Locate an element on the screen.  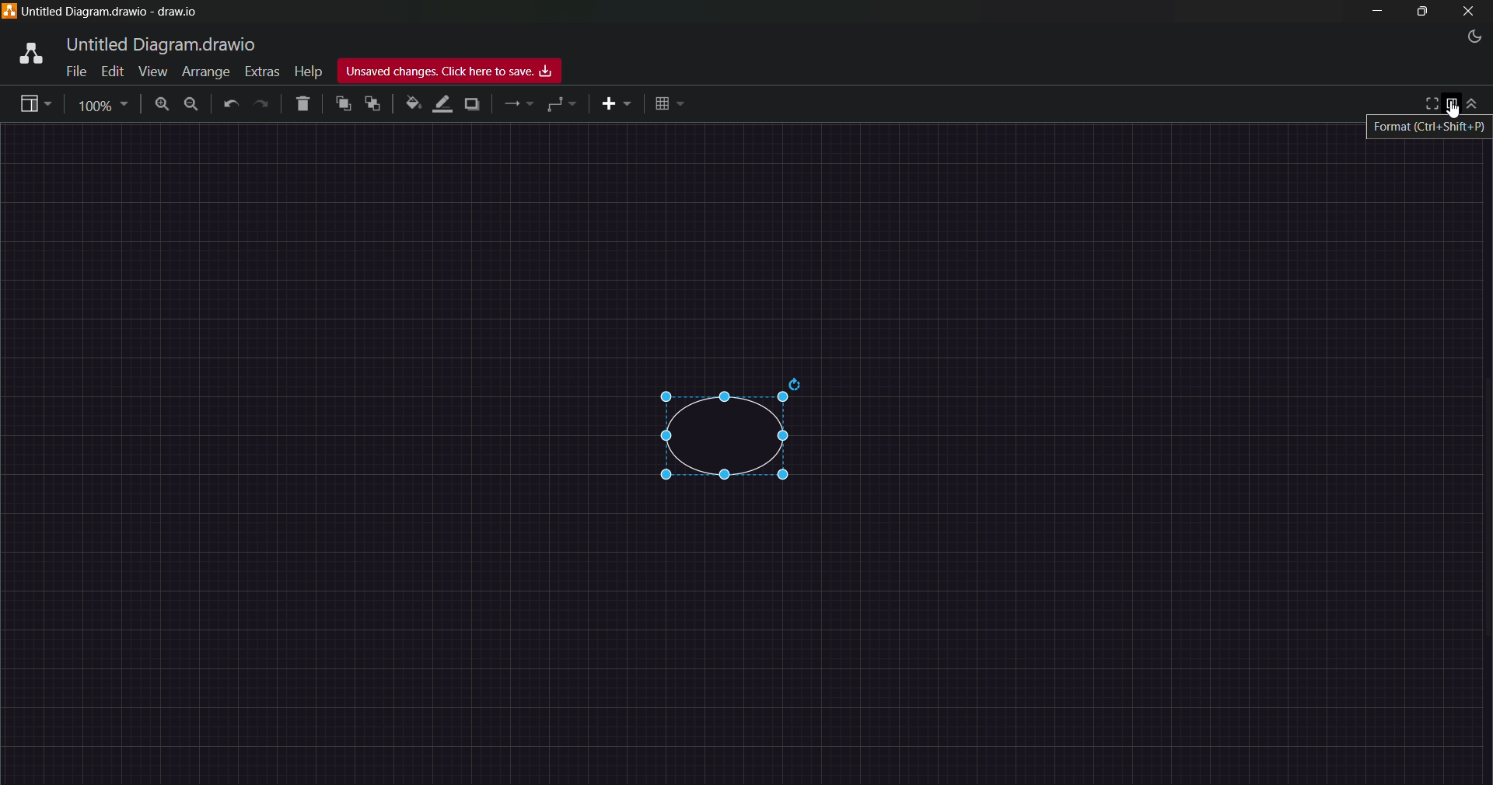
table is located at coordinates (666, 103).